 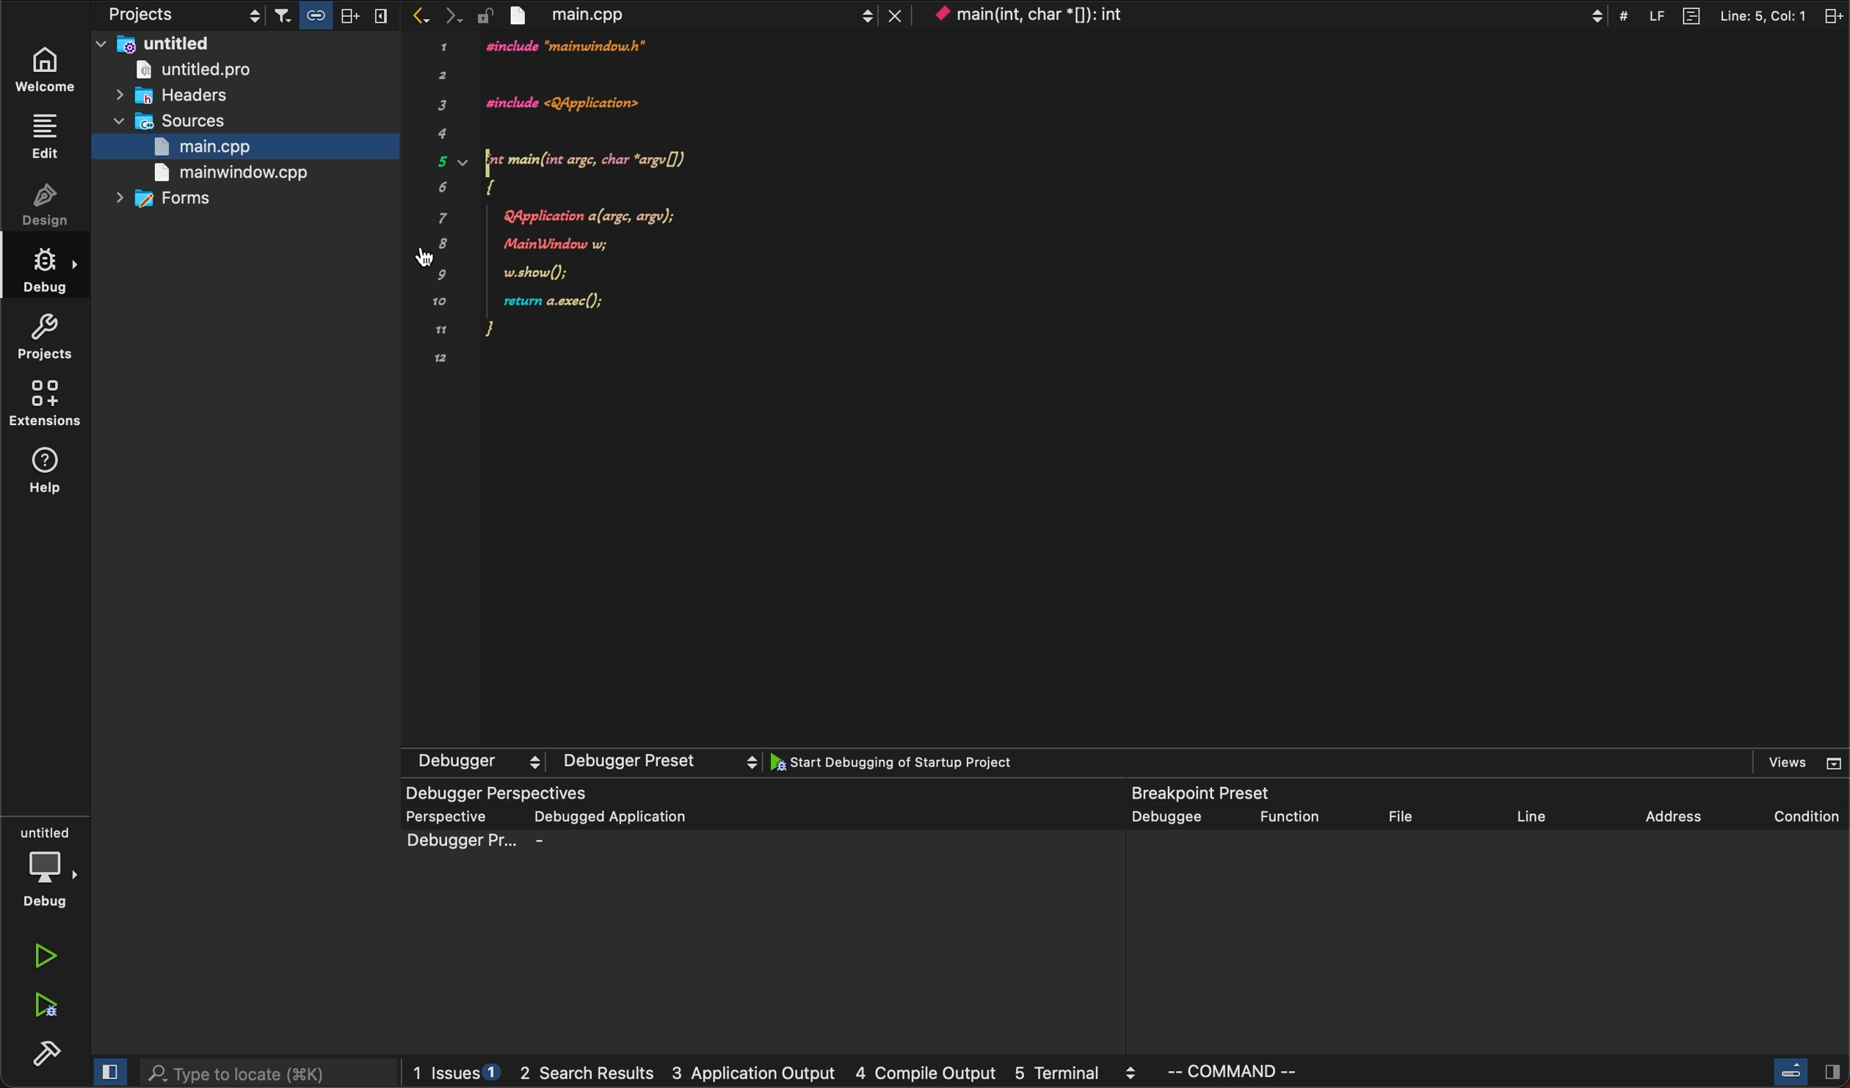 What do you see at coordinates (434, 15) in the screenshot?
I see `arrows` at bounding box center [434, 15].